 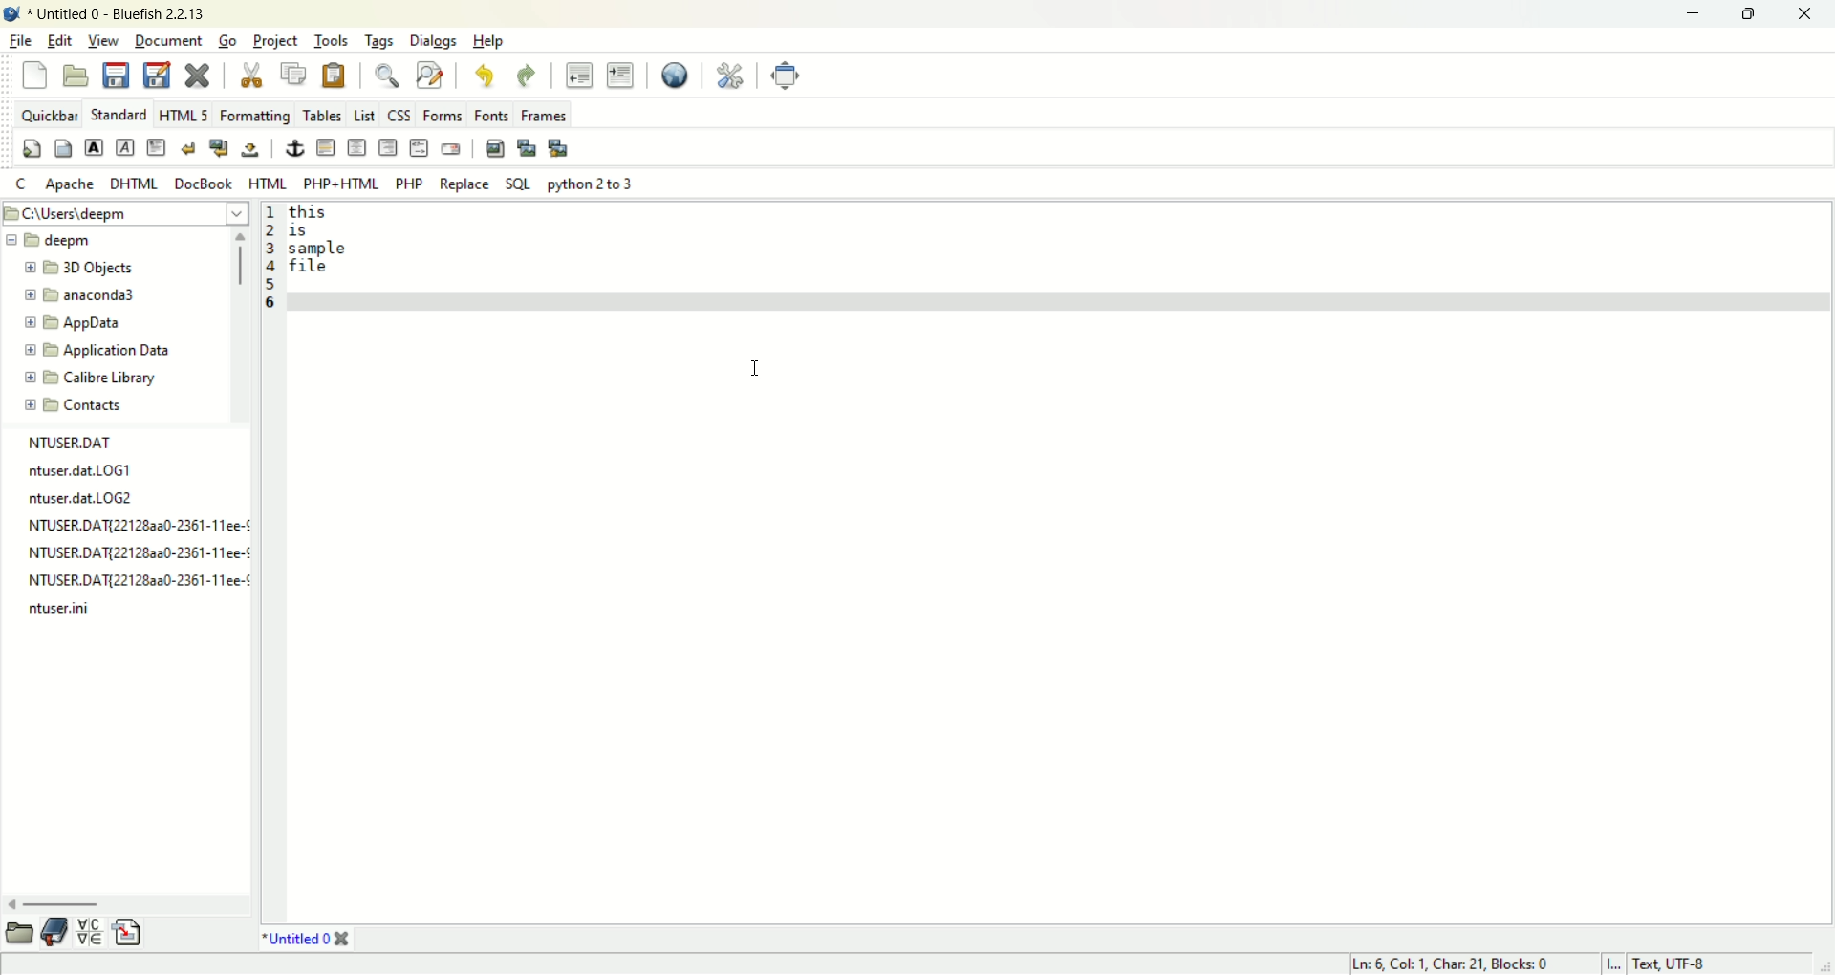 I want to click on cut, so click(x=253, y=76).